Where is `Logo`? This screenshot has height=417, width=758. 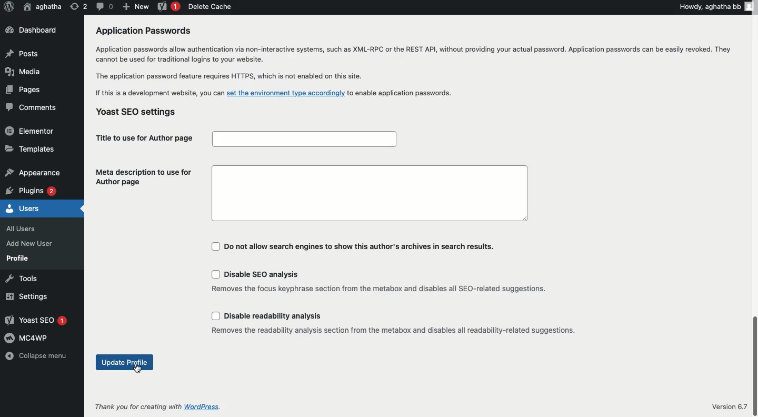
Logo is located at coordinates (8, 7).